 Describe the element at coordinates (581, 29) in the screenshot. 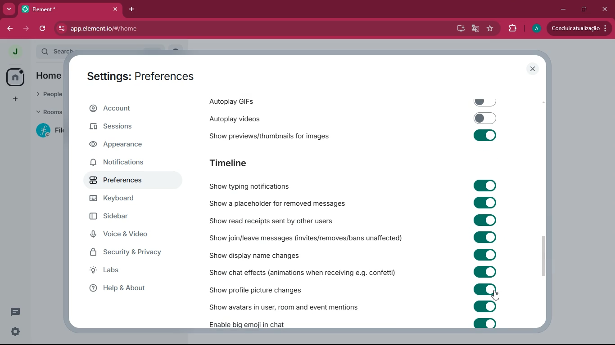

I see `update` at that location.